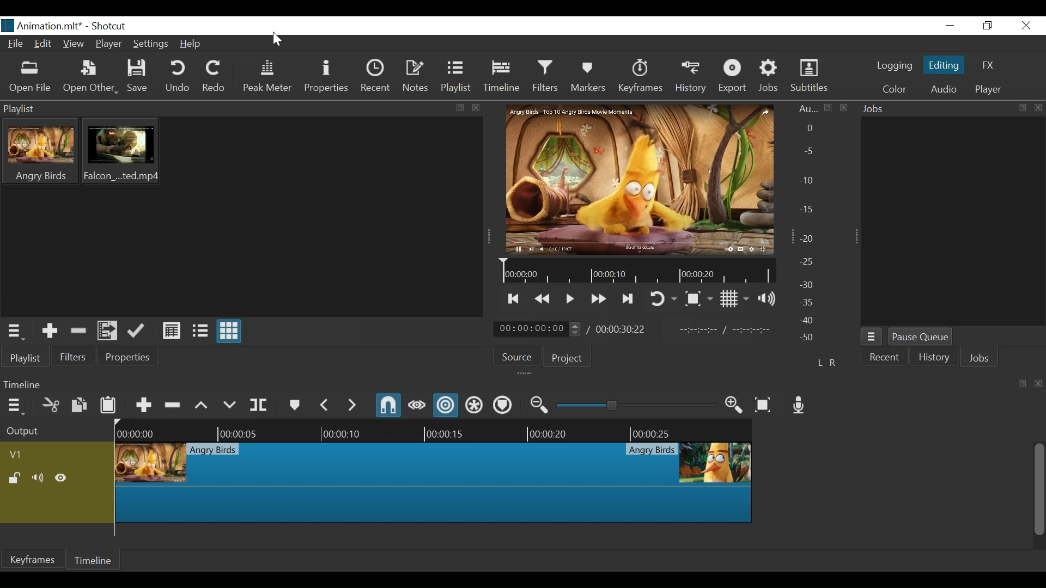 The image size is (1046, 588). I want to click on Properties, so click(327, 78).